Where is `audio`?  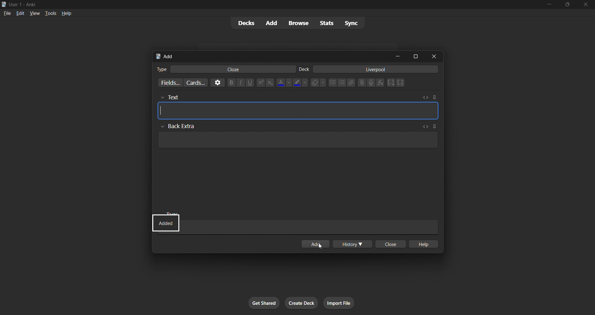 audio is located at coordinates (371, 83).